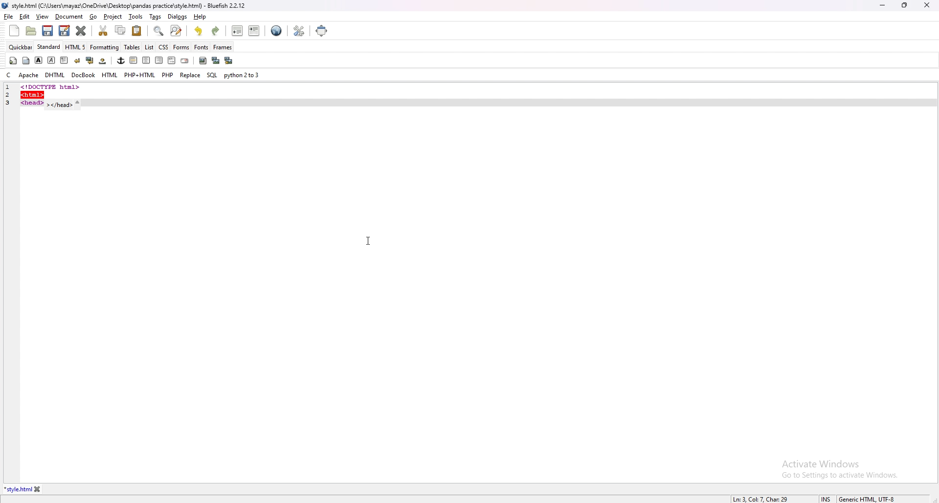 This screenshot has height=503, width=939. What do you see at coordinates (223, 47) in the screenshot?
I see `frames` at bounding box center [223, 47].